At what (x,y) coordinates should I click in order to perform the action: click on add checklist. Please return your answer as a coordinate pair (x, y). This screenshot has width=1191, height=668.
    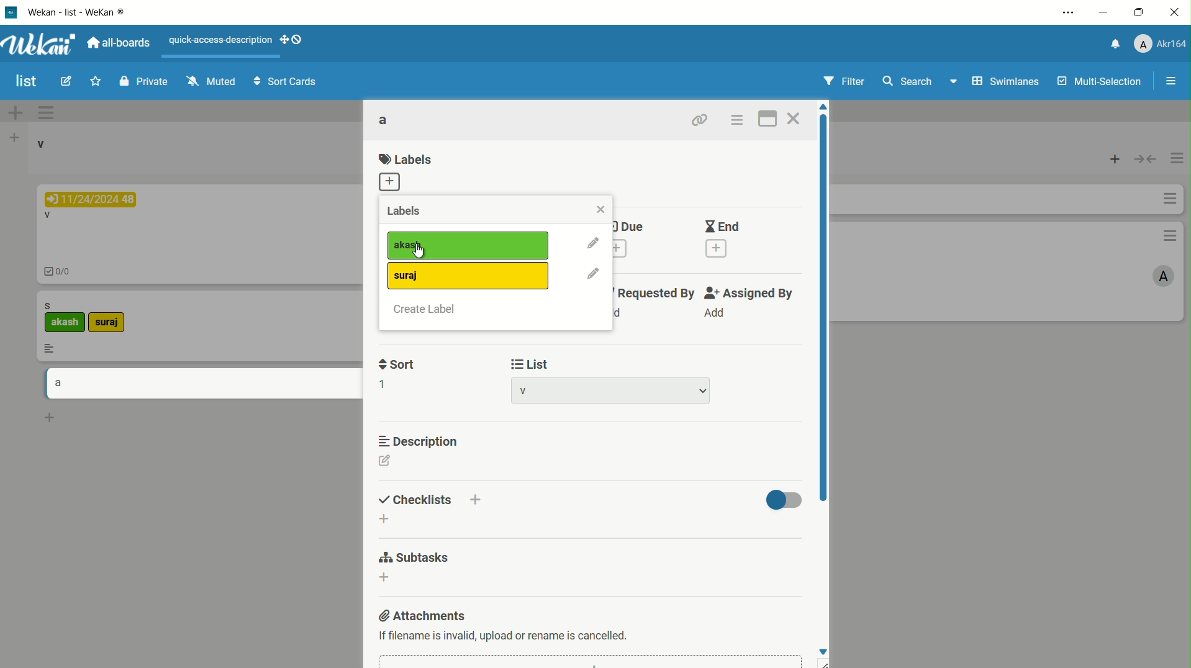
    Looking at the image, I should click on (475, 502).